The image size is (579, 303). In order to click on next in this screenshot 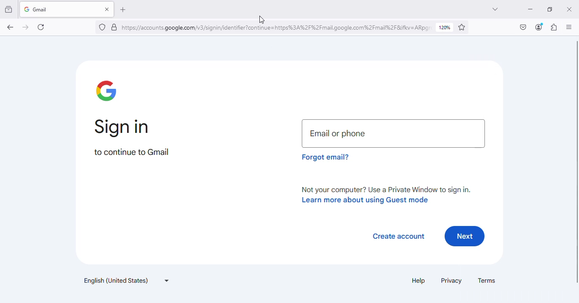, I will do `click(464, 236)`.